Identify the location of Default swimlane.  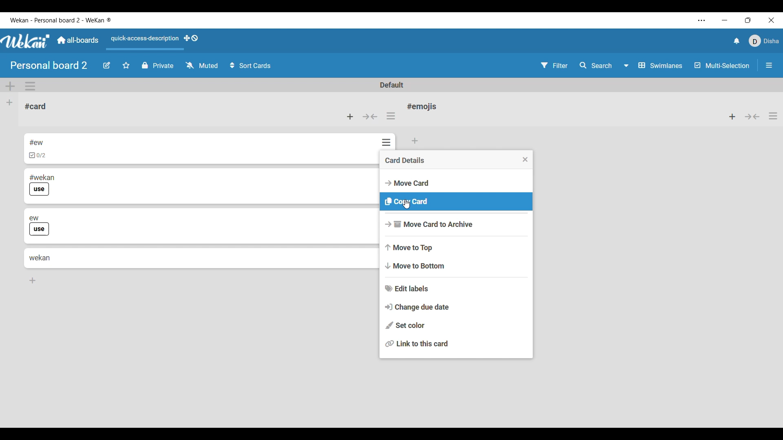
(392, 85).